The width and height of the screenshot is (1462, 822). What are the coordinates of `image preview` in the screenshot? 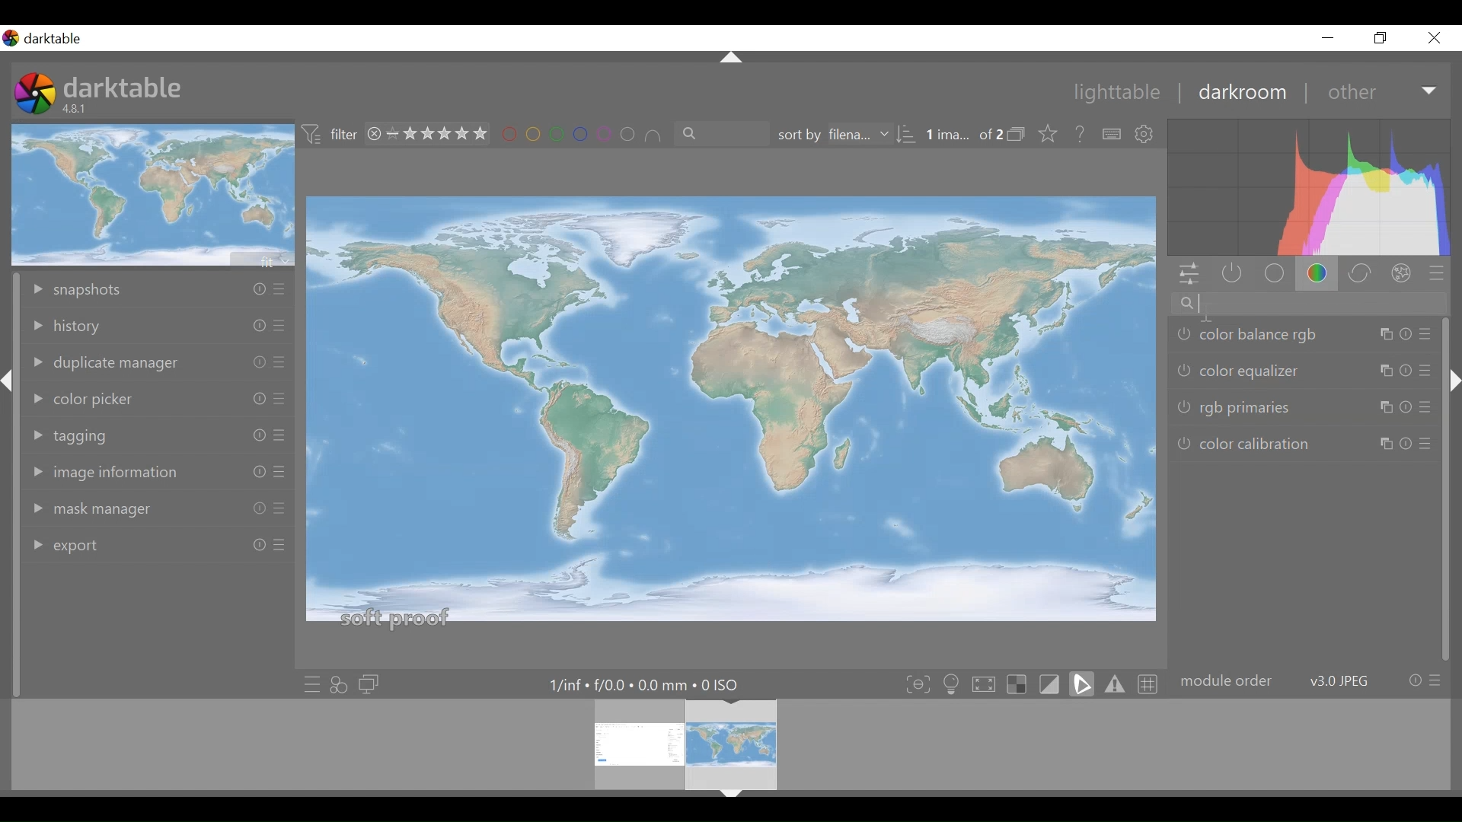 It's located at (155, 194).